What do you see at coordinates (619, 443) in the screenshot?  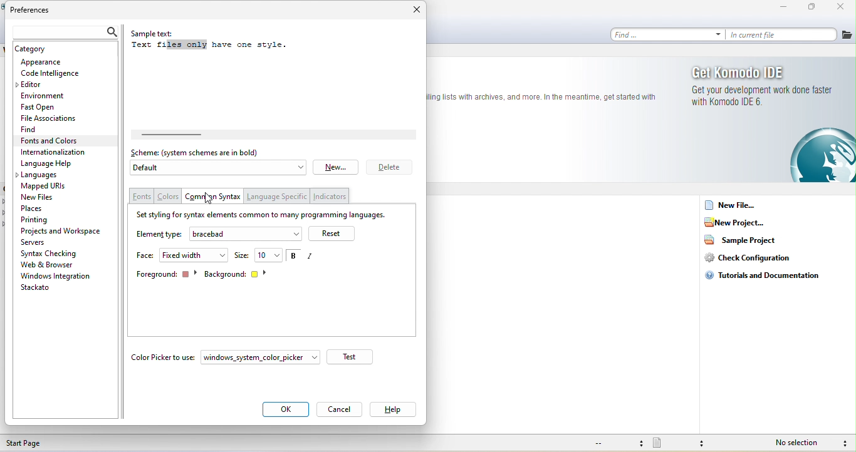 I see `file encoding` at bounding box center [619, 443].